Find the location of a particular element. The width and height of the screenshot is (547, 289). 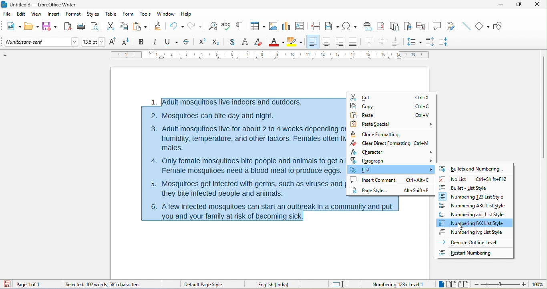

English (India) is located at coordinates (276, 284).